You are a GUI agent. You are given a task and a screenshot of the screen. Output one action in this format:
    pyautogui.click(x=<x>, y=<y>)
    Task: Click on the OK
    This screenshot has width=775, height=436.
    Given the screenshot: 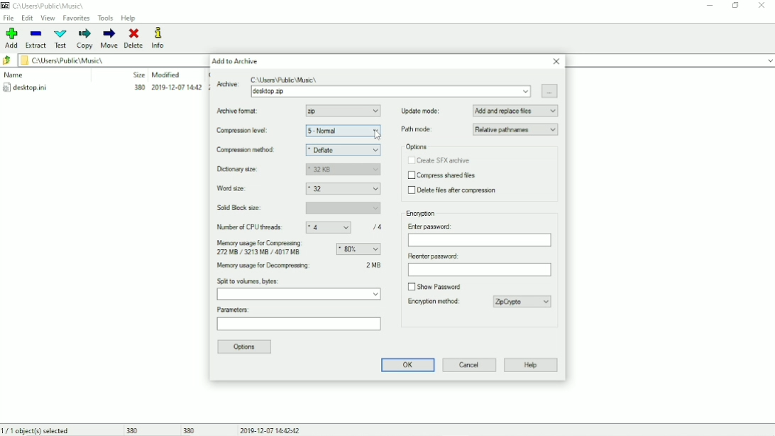 What is the action you would take?
    pyautogui.click(x=406, y=365)
    